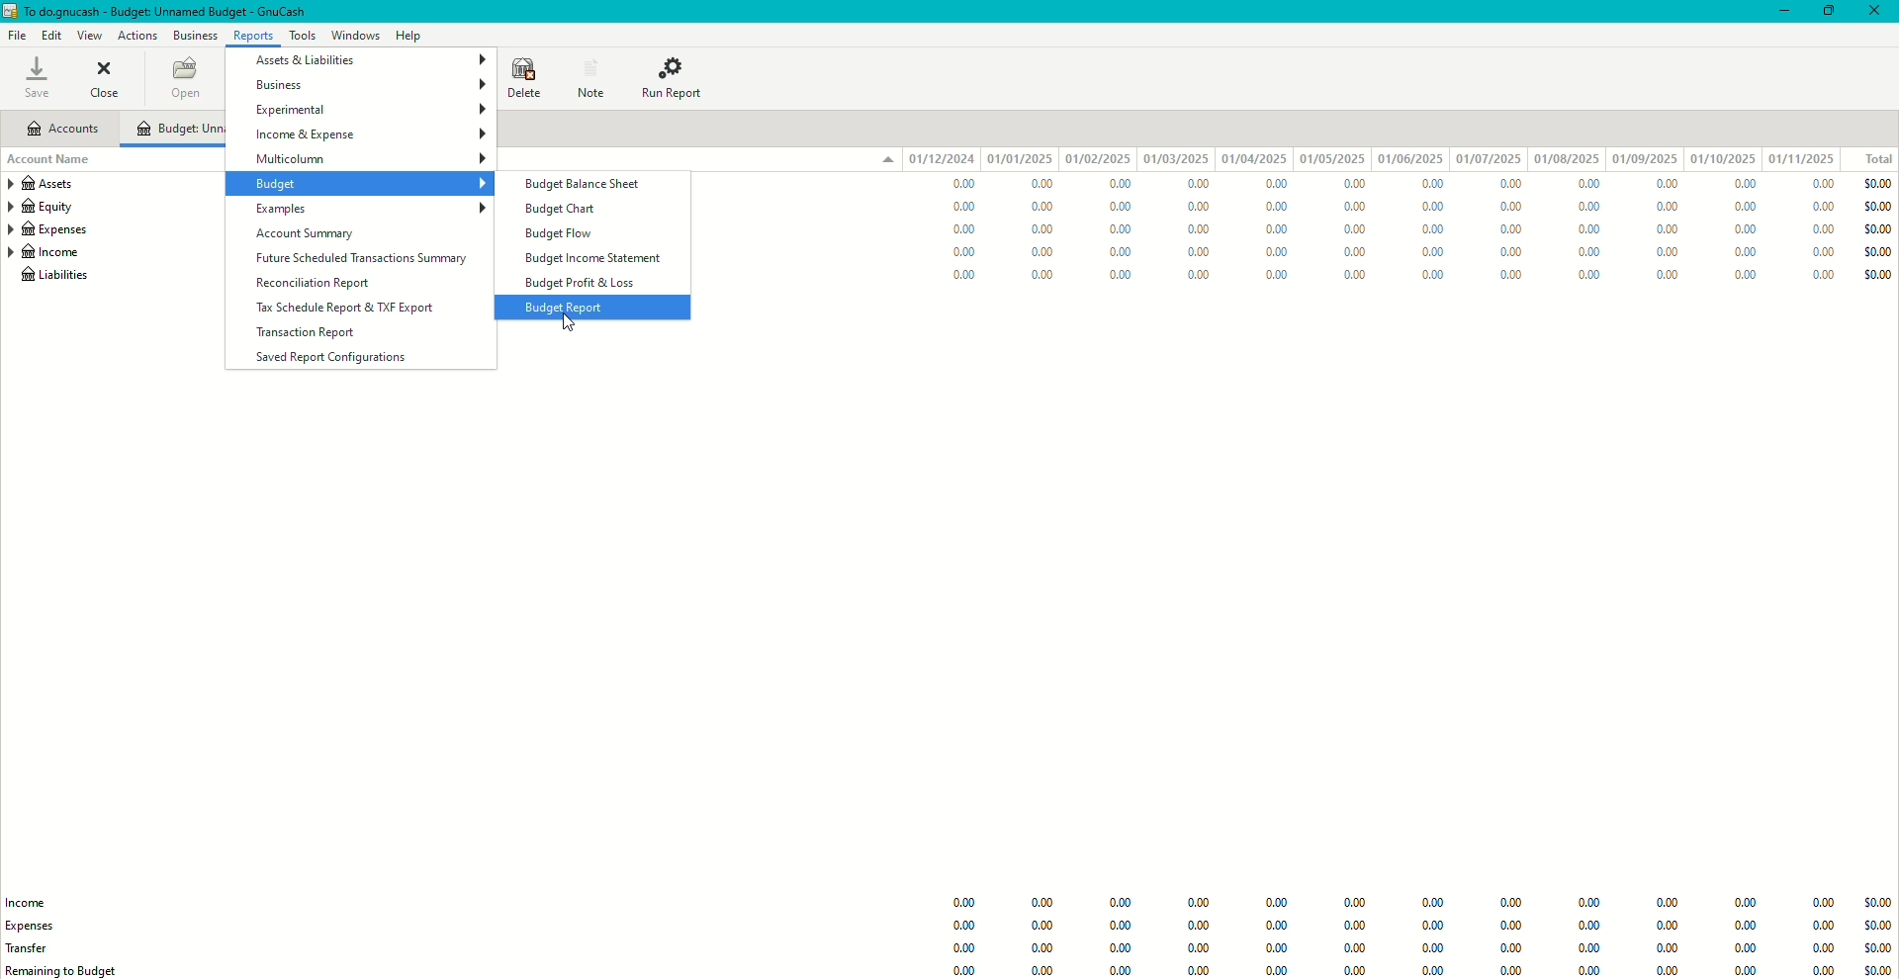 The height and width of the screenshot is (979, 1899). I want to click on Liabilities, so click(53, 279).